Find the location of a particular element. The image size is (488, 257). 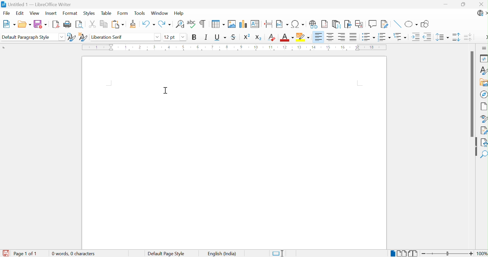

Insert Image is located at coordinates (231, 24).